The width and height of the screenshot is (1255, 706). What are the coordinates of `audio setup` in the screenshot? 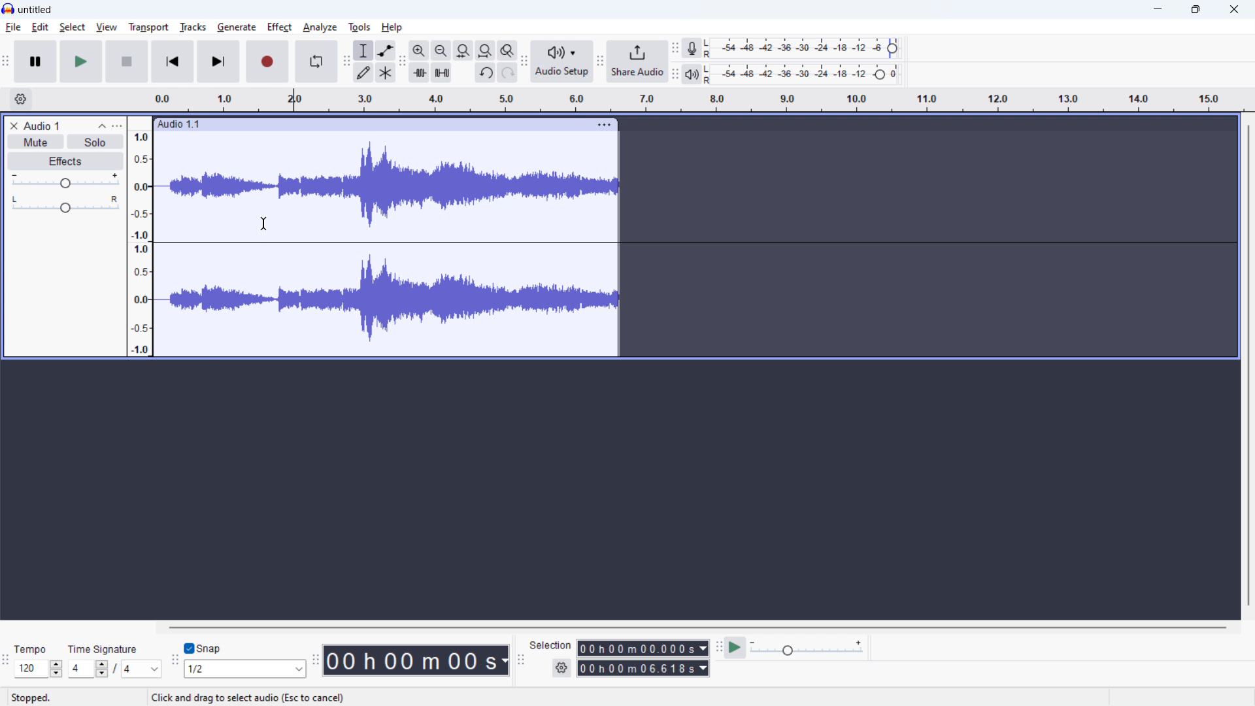 It's located at (562, 61).